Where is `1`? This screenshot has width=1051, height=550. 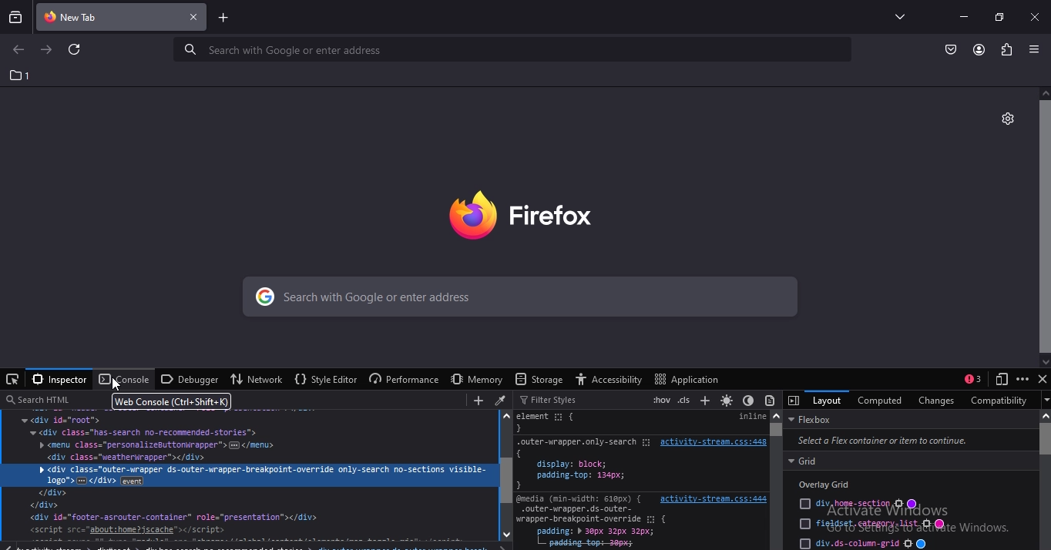 1 is located at coordinates (18, 75).